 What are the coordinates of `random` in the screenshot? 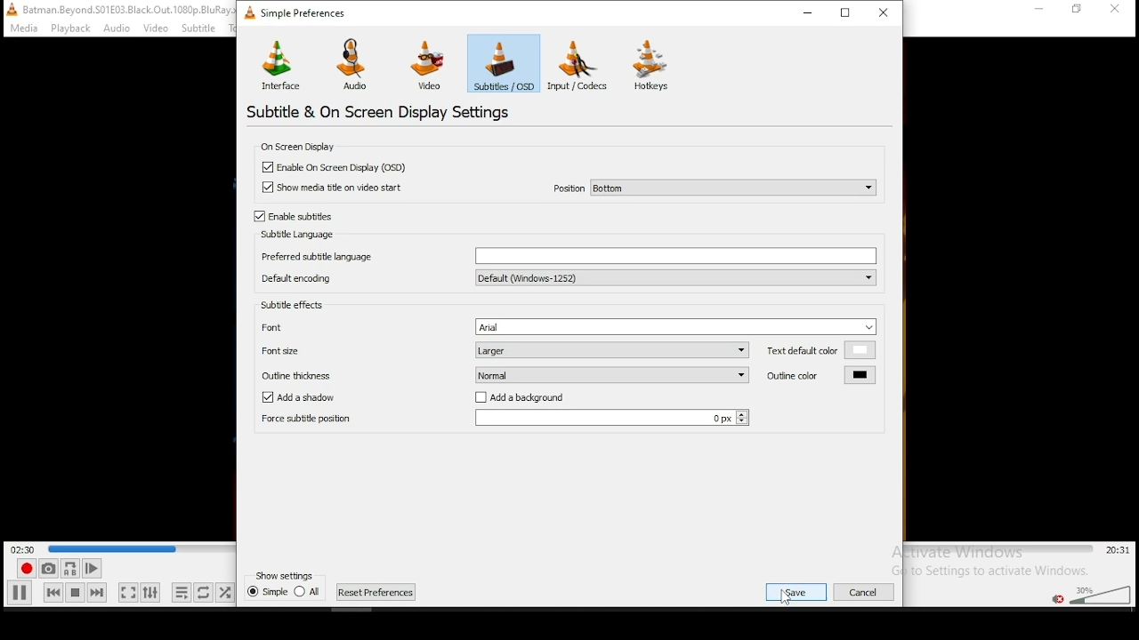 It's located at (225, 593).